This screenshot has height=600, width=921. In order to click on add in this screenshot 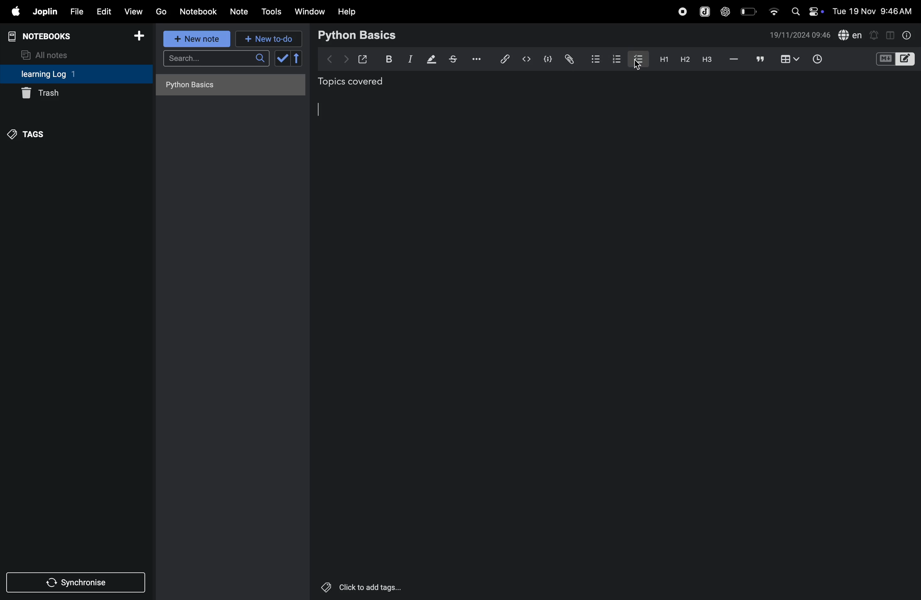, I will do `click(139, 38)`.